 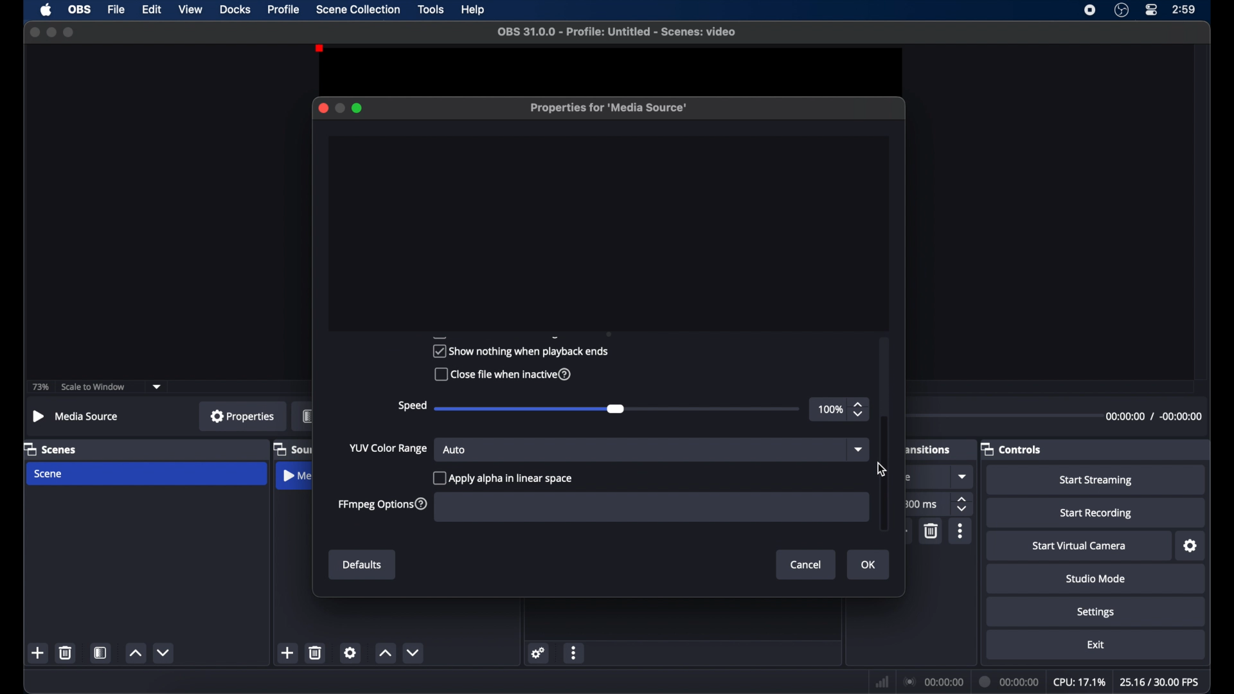 I want to click on obscure text, so click(x=494, y=335).